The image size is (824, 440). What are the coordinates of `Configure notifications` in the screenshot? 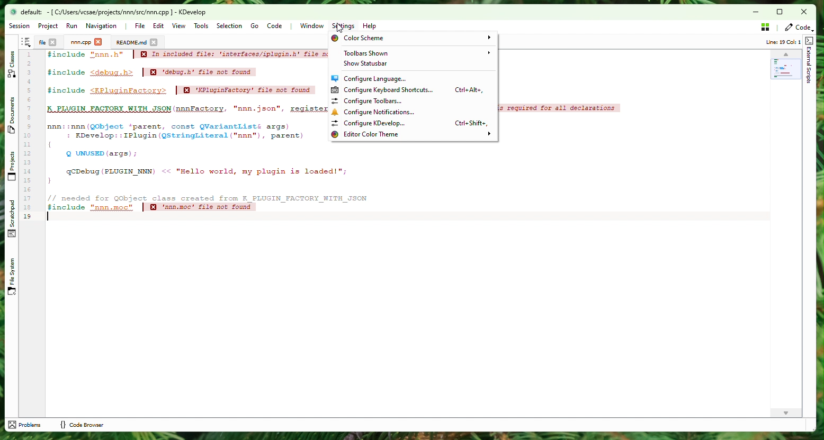 It's located at (410, 112).